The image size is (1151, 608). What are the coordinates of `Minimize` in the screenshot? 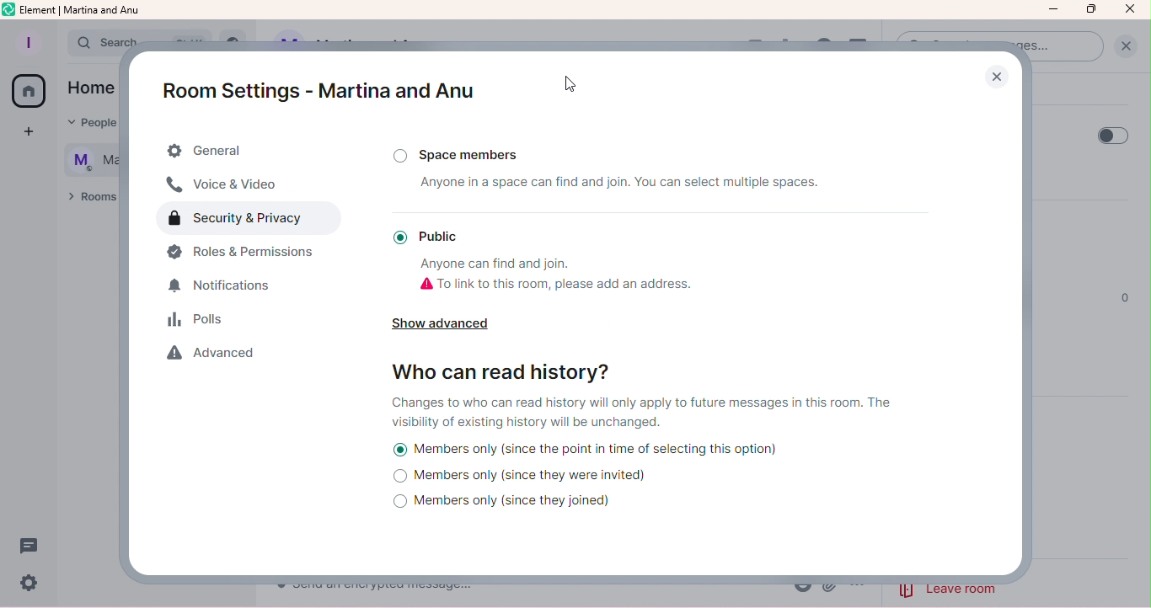 It's located at (1054, 12).